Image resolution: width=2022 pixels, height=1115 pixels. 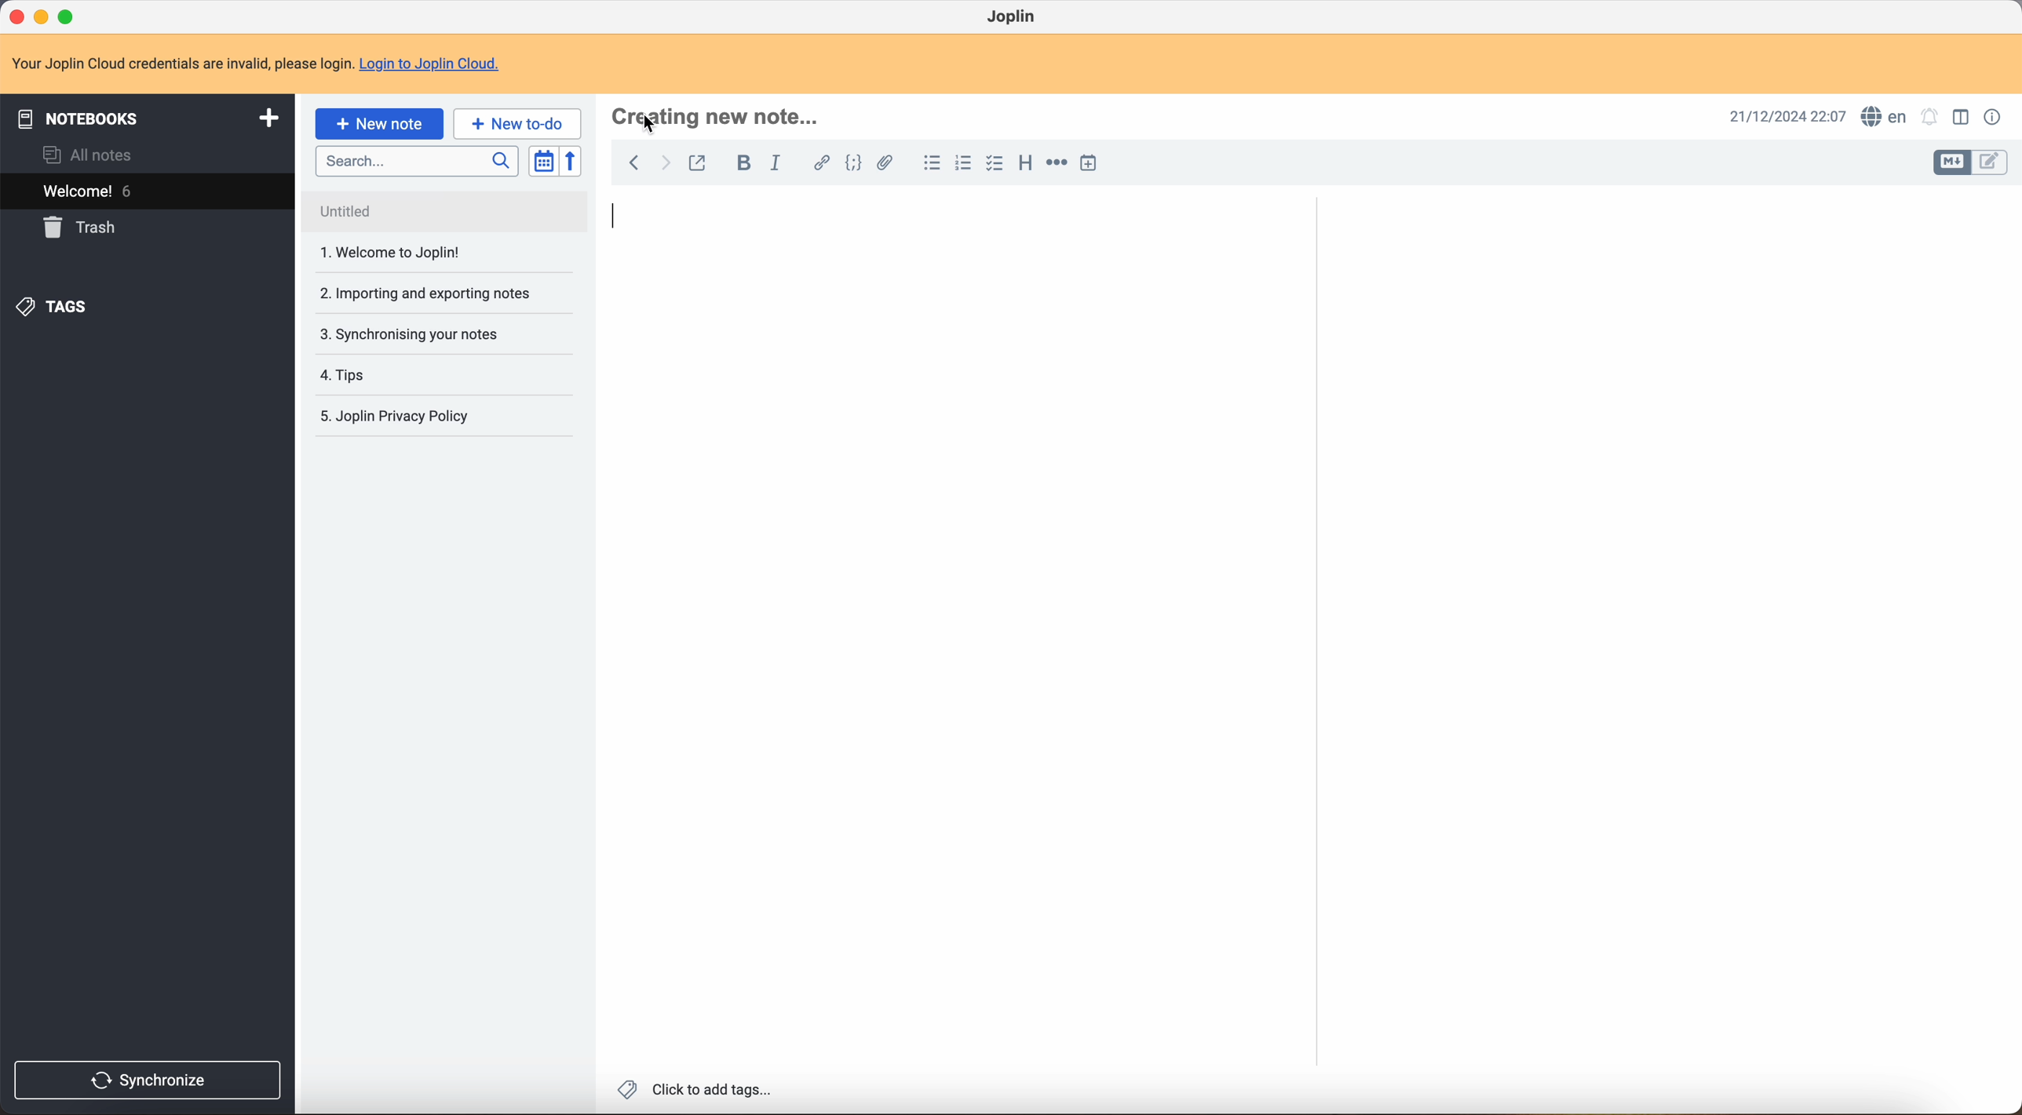 I want to click on note, so click(x=257, y=64).